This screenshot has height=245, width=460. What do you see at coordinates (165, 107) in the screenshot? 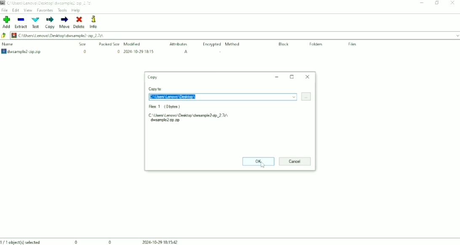
I see `Files 1 (0 bytes)` at bounding box center [165, 107].